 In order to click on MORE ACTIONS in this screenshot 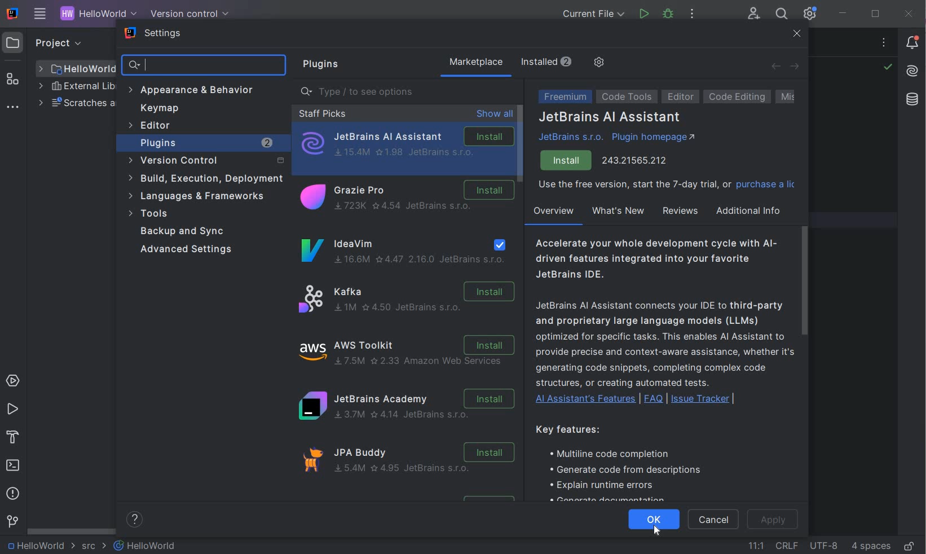, I will do `click(693, 16)`.